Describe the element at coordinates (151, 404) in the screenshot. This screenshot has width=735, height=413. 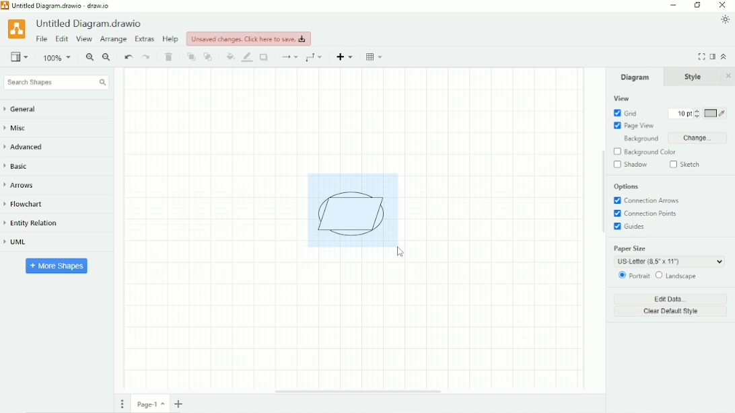
I see `Current page` at that location.